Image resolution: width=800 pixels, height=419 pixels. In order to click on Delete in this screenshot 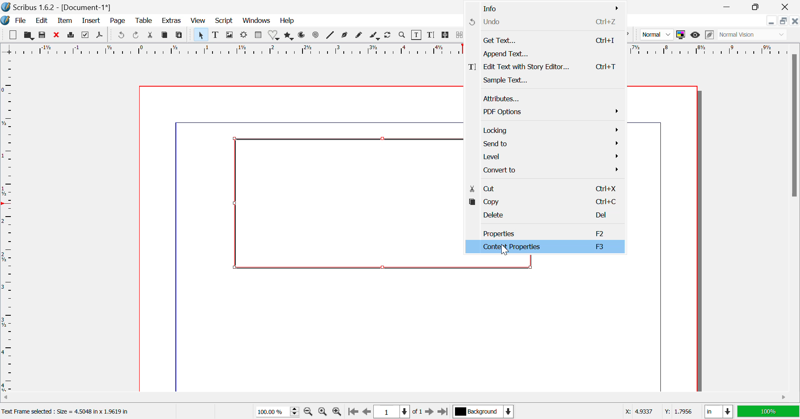, I will do `click(546, 215)`.